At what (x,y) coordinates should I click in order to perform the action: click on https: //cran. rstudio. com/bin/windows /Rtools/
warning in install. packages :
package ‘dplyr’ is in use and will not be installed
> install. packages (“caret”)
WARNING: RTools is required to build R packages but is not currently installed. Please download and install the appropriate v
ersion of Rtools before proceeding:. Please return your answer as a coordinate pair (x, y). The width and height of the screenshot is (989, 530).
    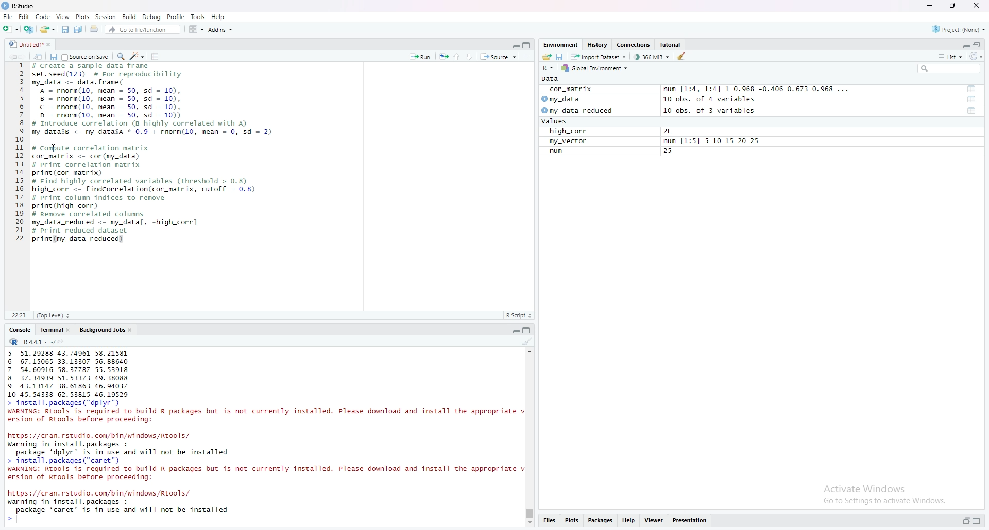
    Looking at the image, I should click on (265, 458).